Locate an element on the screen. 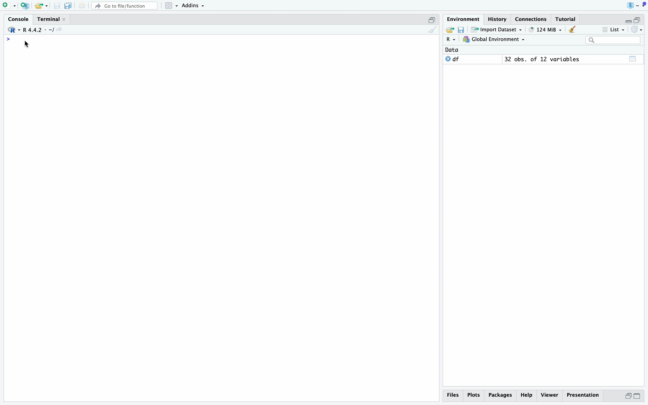  share icon is located at coordinates (59, 29).